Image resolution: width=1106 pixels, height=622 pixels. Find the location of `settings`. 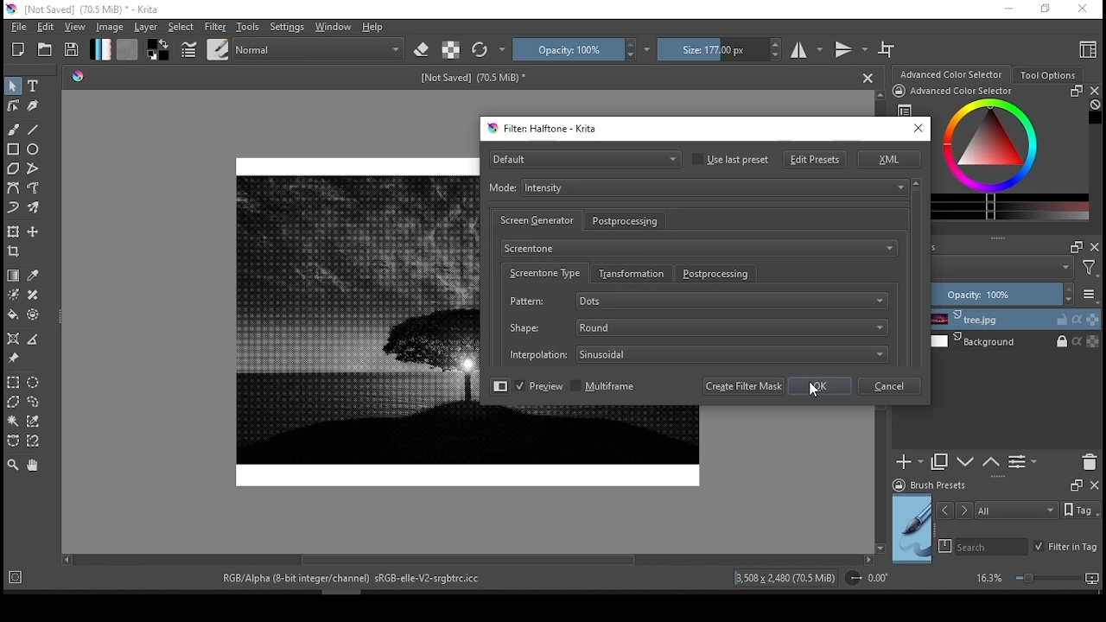

settings is located at coordinates (287, 28).